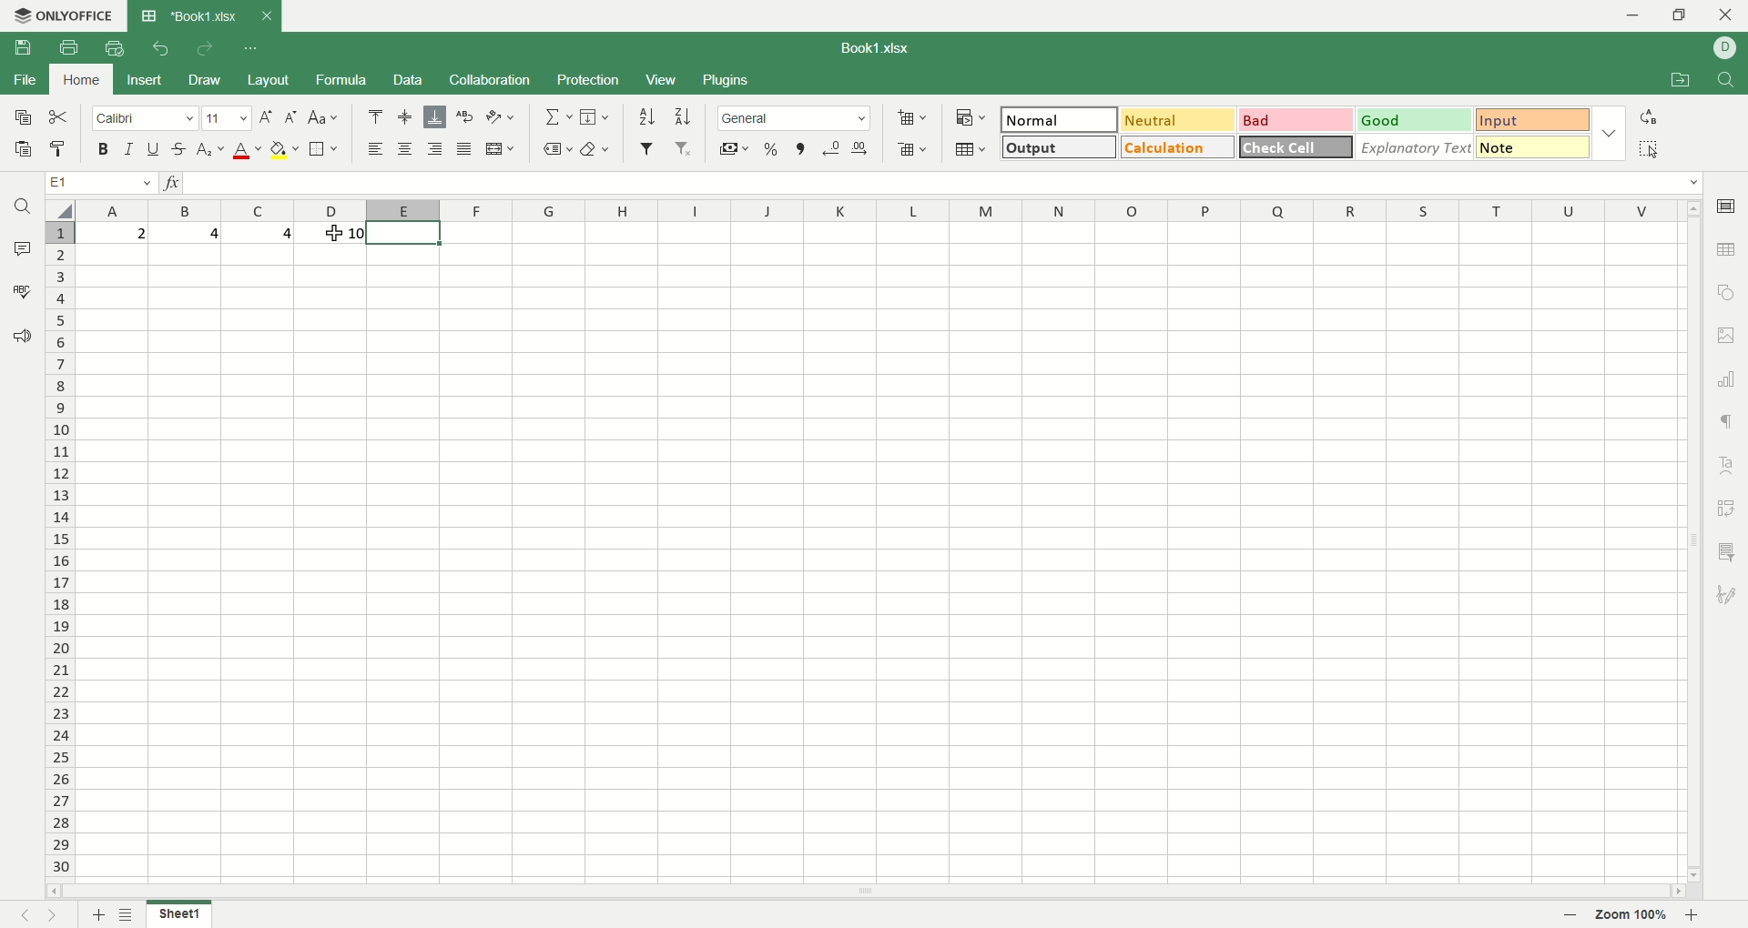  I want to click on italics, so click(129, 147).